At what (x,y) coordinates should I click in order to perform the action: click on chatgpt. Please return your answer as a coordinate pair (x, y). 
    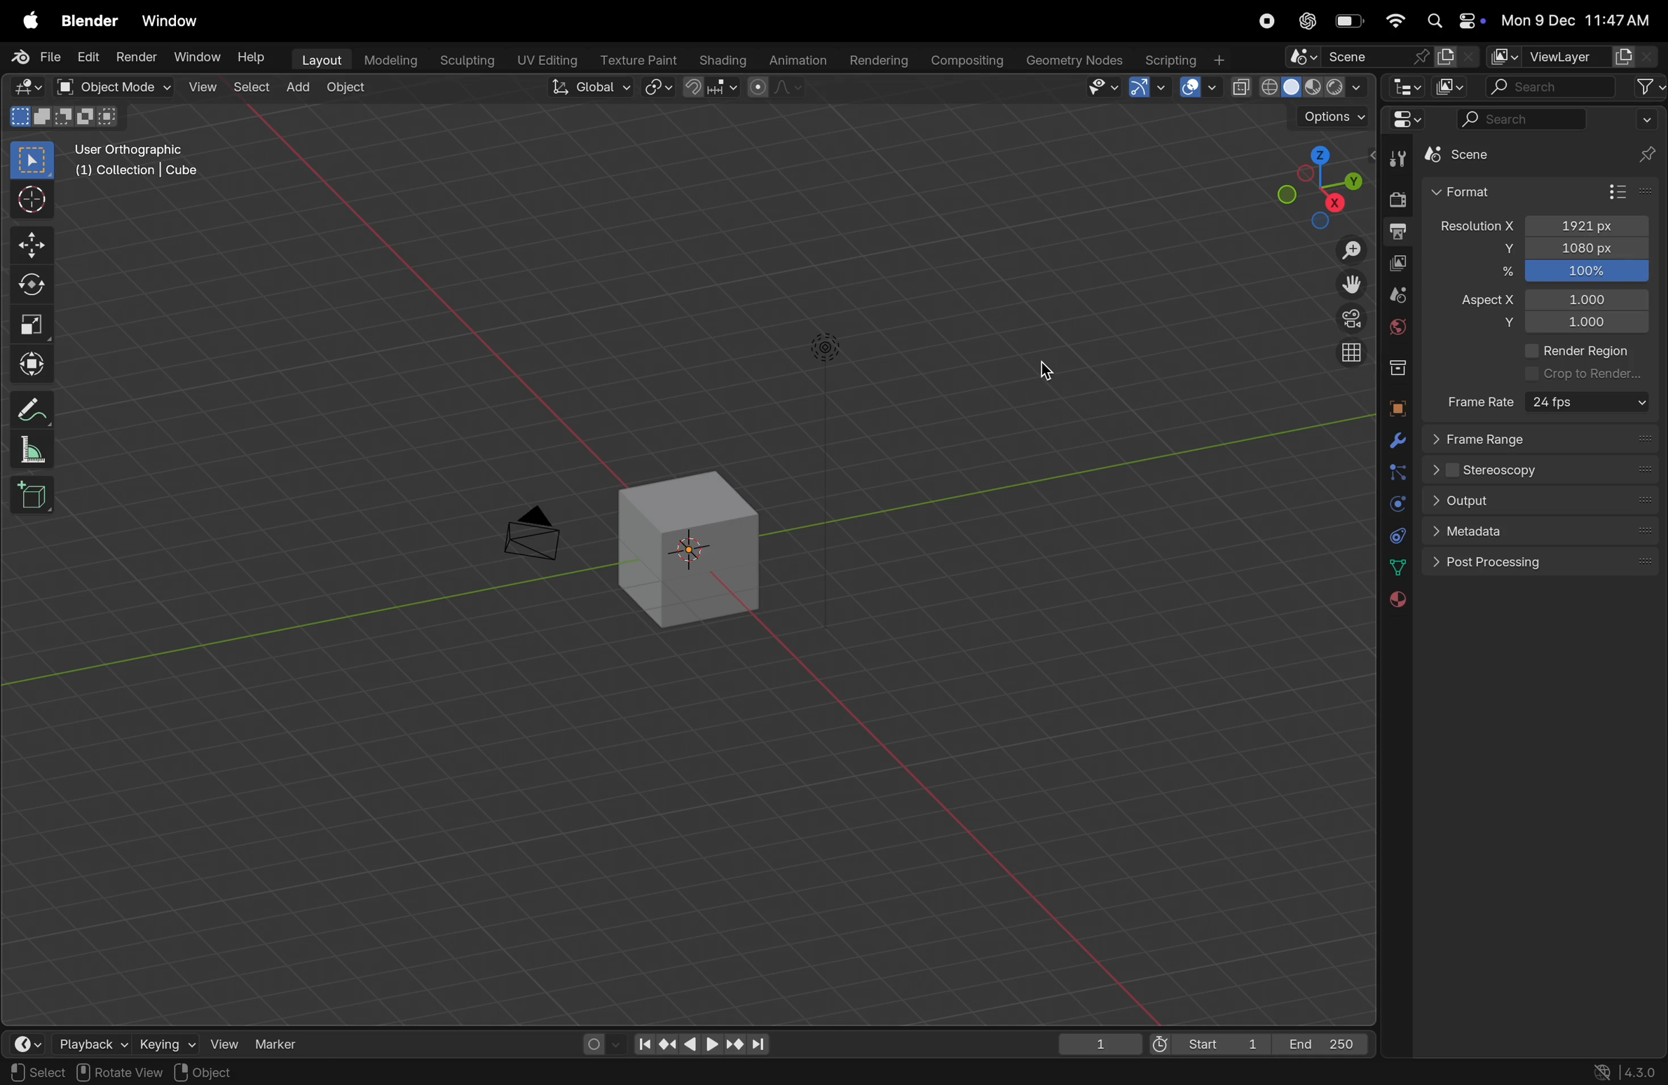
    Looking at the image, I should click on (1306, 22).